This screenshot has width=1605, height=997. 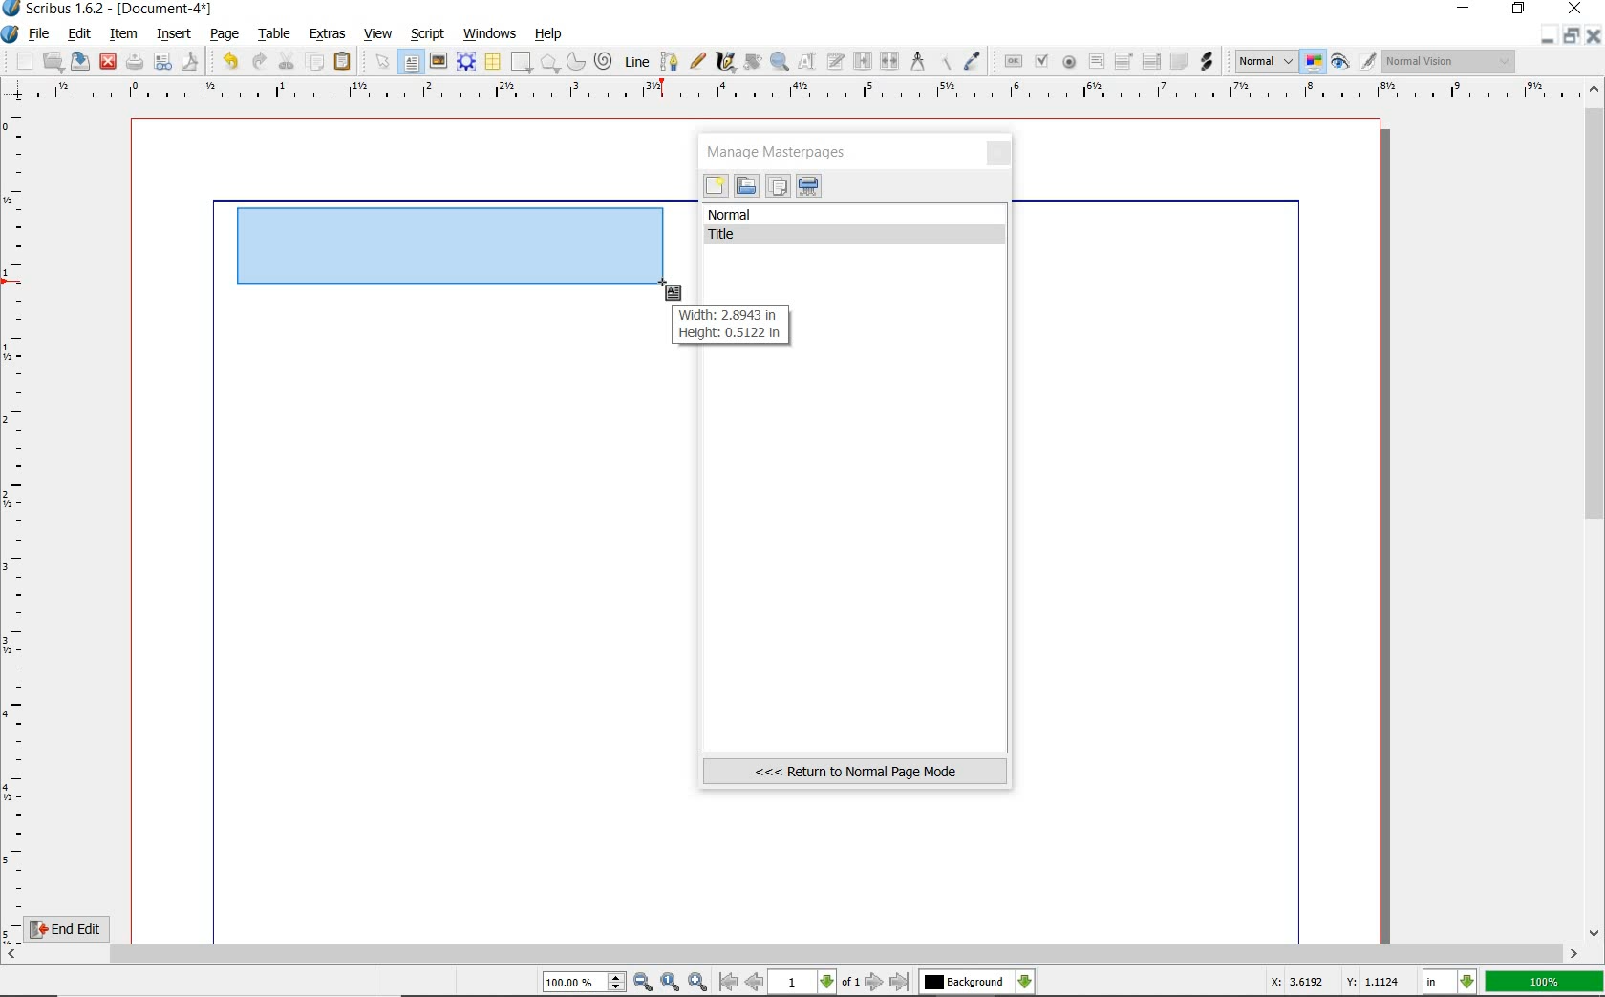 I want to click on new, so click(x=18, y=61).